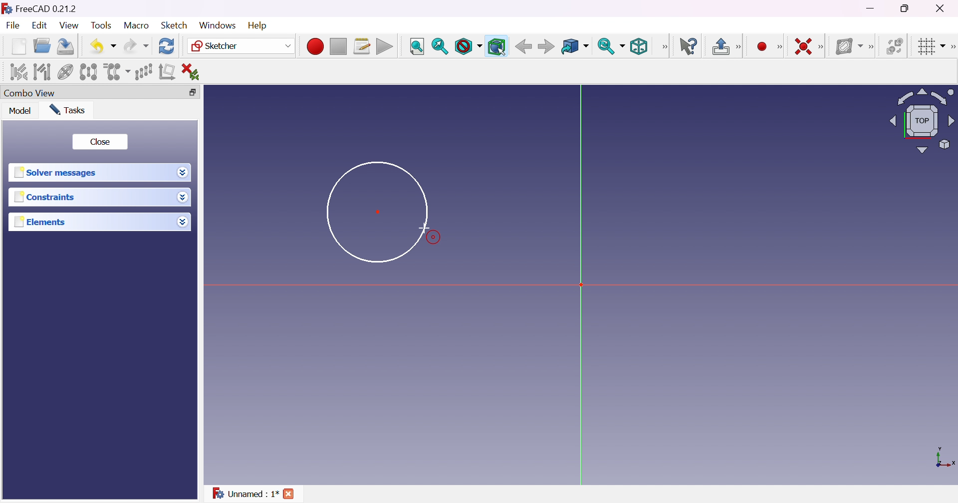 This screenshot has width=958, height=503. Describe the element at coordinates (183, 174) in the screenshot. I see `Drop down` at that location.